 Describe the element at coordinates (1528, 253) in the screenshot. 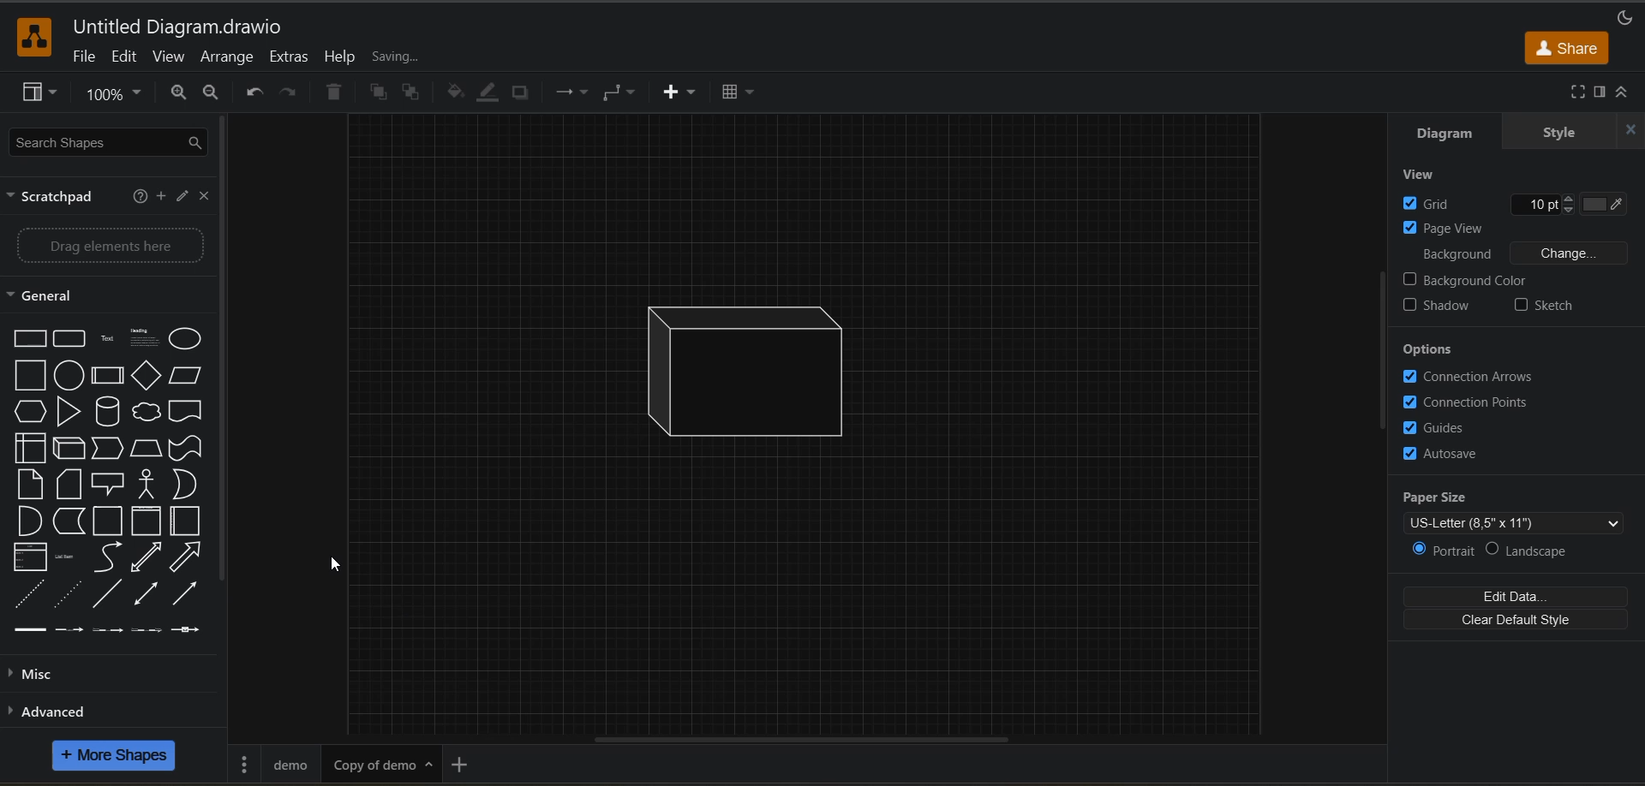

I see `background` at that location.